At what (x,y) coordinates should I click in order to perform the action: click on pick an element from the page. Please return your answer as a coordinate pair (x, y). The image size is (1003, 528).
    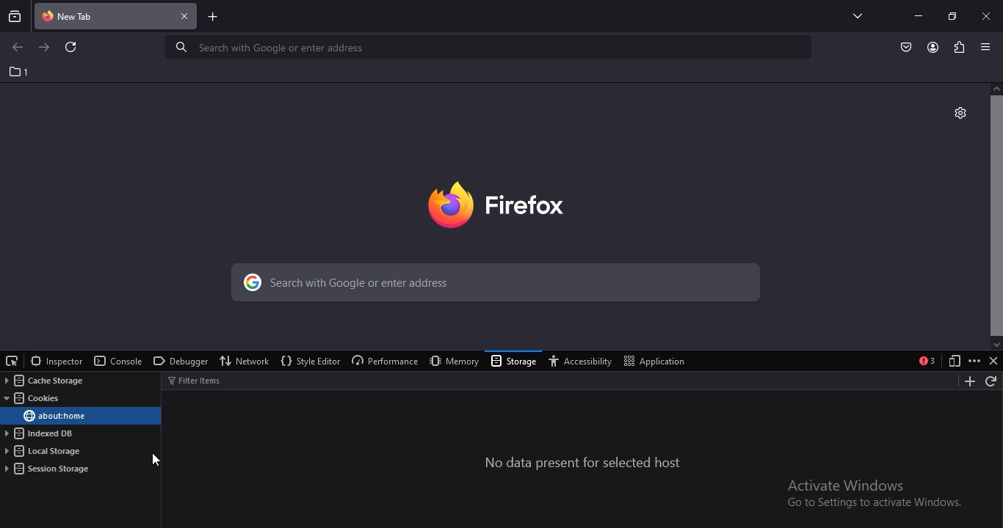
    Looking at the image, I should click on (12, 359).